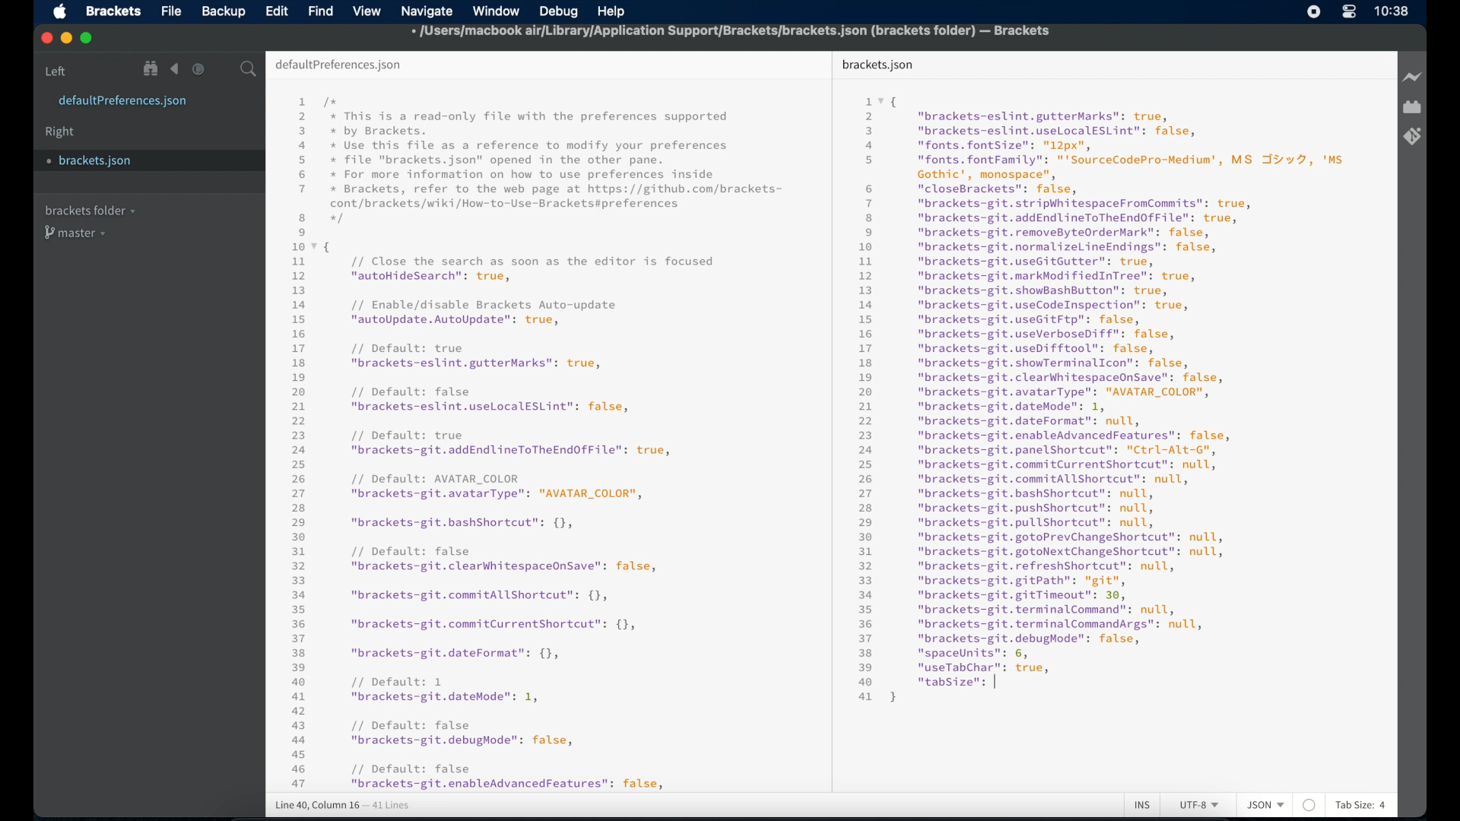 Image resolution: width=1460 pixels, height=821 pixels. I want to click on edit, so click(276, 11).